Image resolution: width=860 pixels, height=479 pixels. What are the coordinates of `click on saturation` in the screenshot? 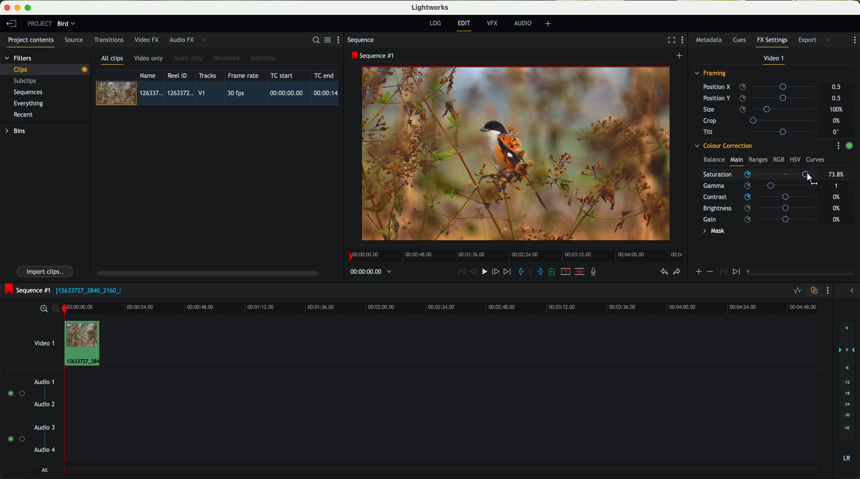 It's located at (755, 187).